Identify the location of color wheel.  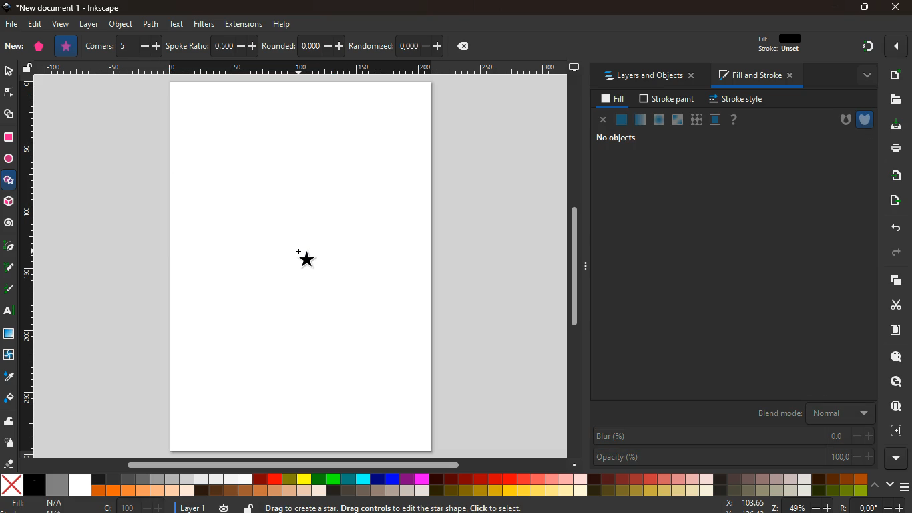
(640, 168).